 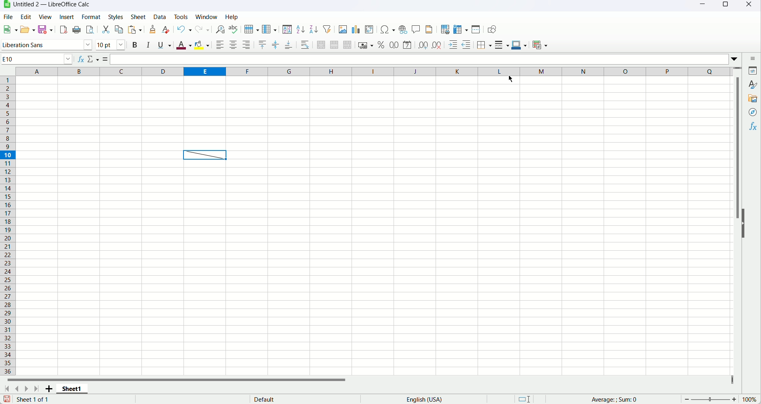 I want to click on Bold, so click(x=135, y=46).